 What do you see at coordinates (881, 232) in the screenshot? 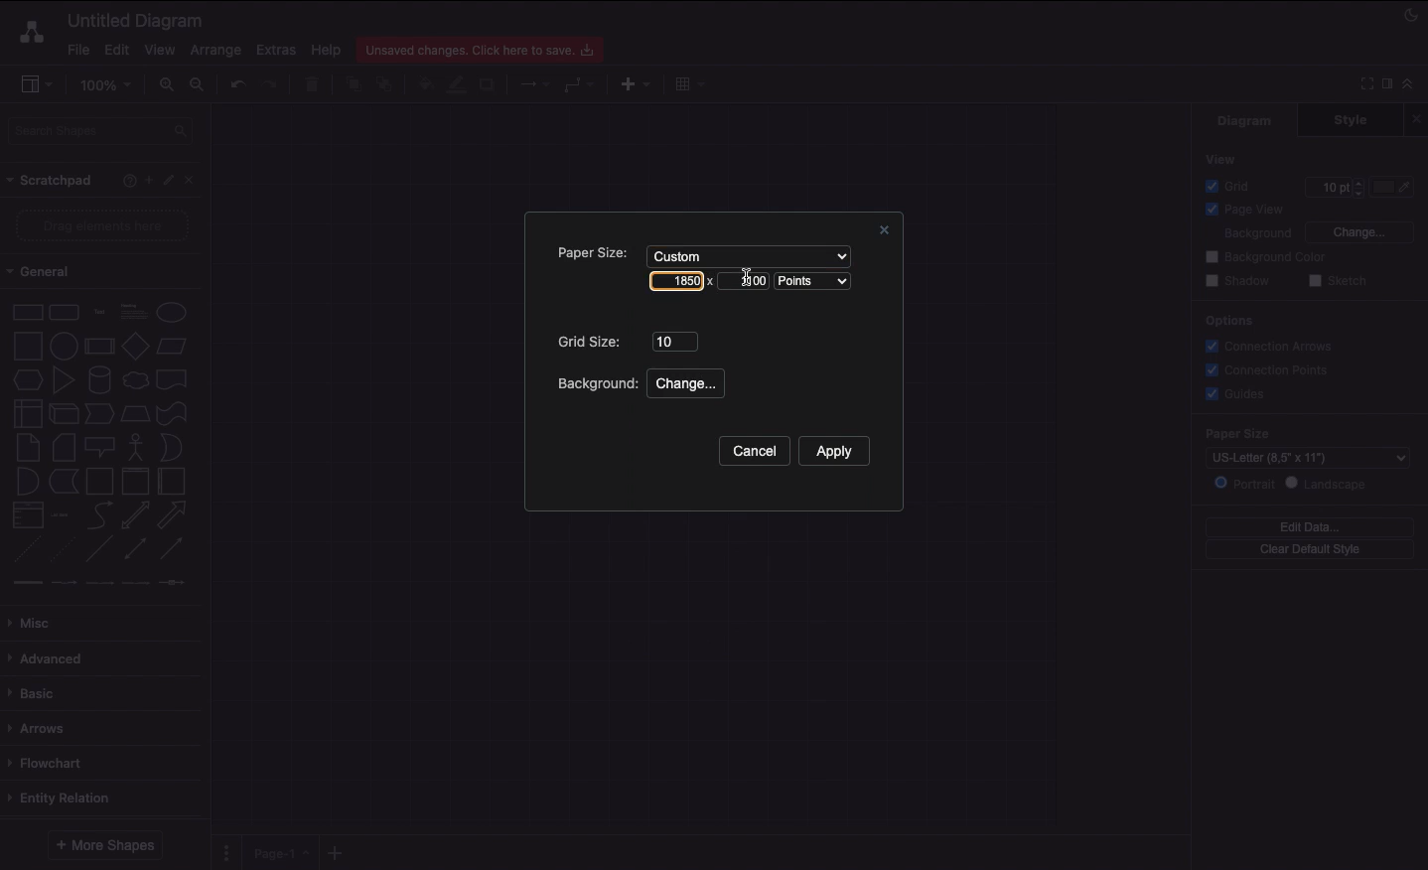
I see `Close` at bounding box center [881, 232].